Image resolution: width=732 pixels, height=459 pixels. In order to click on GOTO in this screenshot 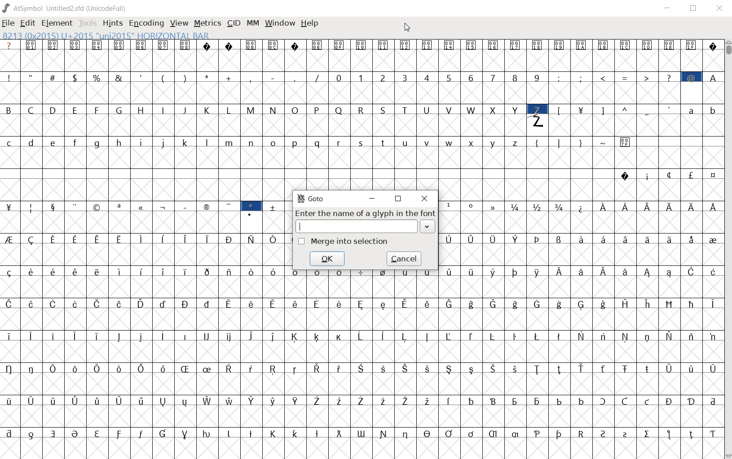, I will do `click(311, 199)`.